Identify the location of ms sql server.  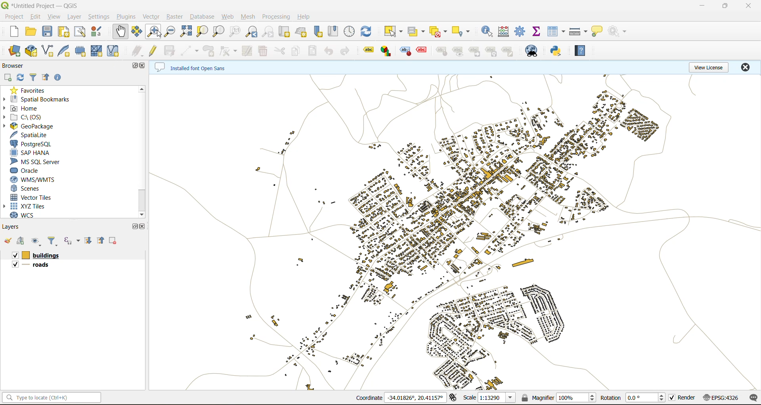
(39, 161).